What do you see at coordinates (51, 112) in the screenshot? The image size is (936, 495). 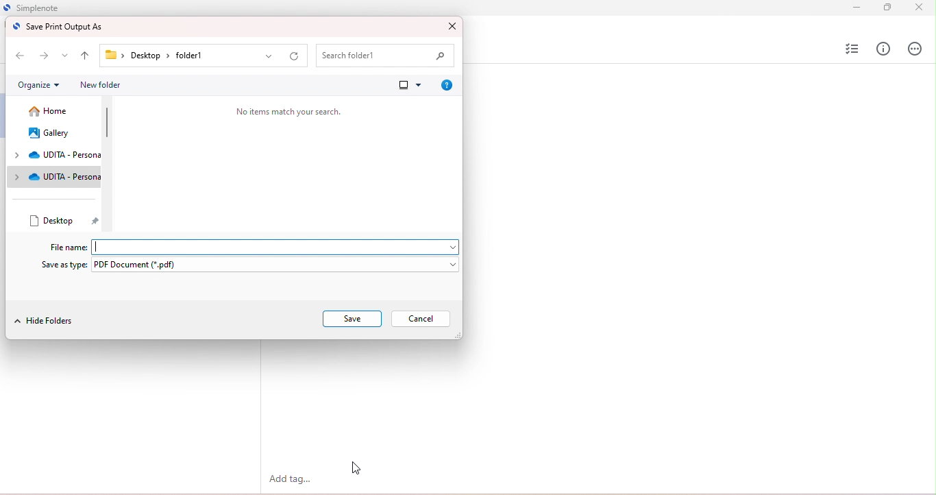 I see `home` at bounding box center [51, 112].